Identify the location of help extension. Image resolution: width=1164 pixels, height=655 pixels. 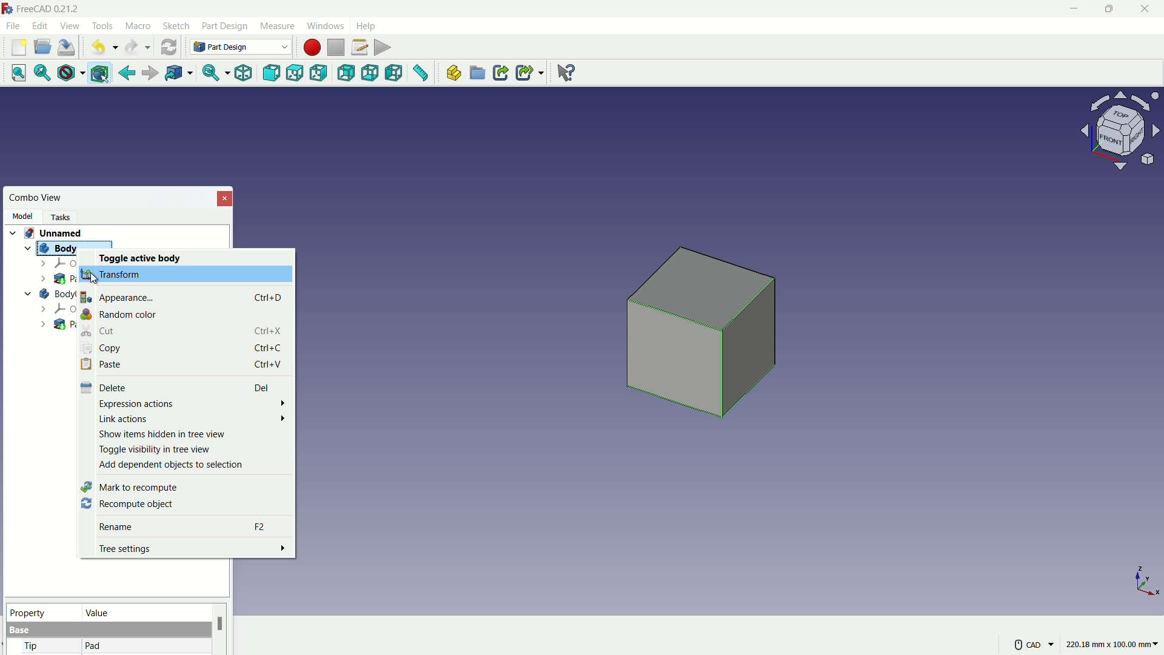
(563, 72).